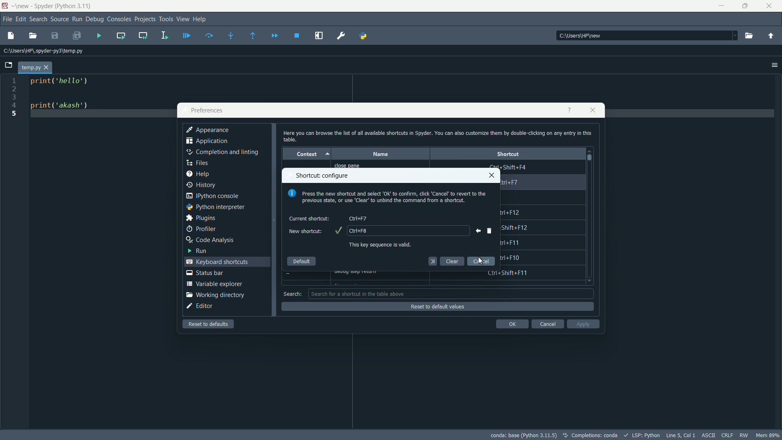 This screenshot has height=440, width=782. I want to click on save file, so click(55, 36).